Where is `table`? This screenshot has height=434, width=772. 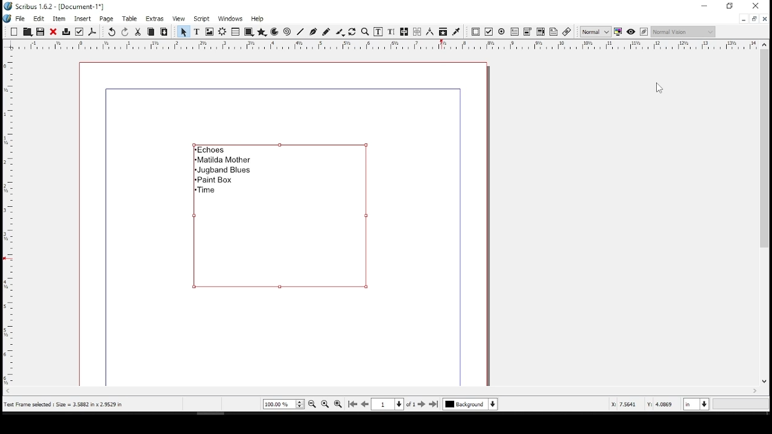
table is located at coordinates (131, 19).